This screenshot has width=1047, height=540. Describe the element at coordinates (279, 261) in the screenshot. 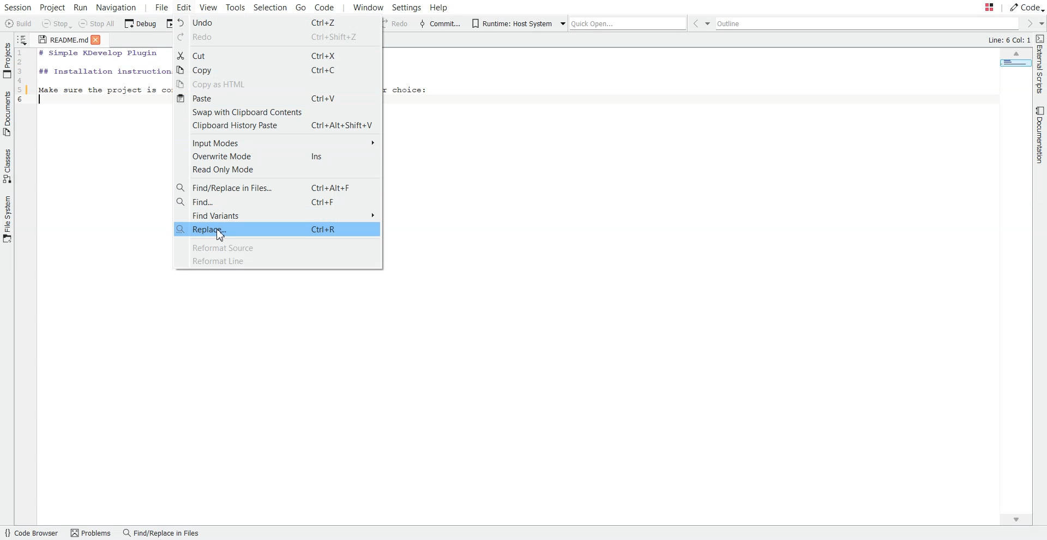

I see `Reformat Line` at that location.